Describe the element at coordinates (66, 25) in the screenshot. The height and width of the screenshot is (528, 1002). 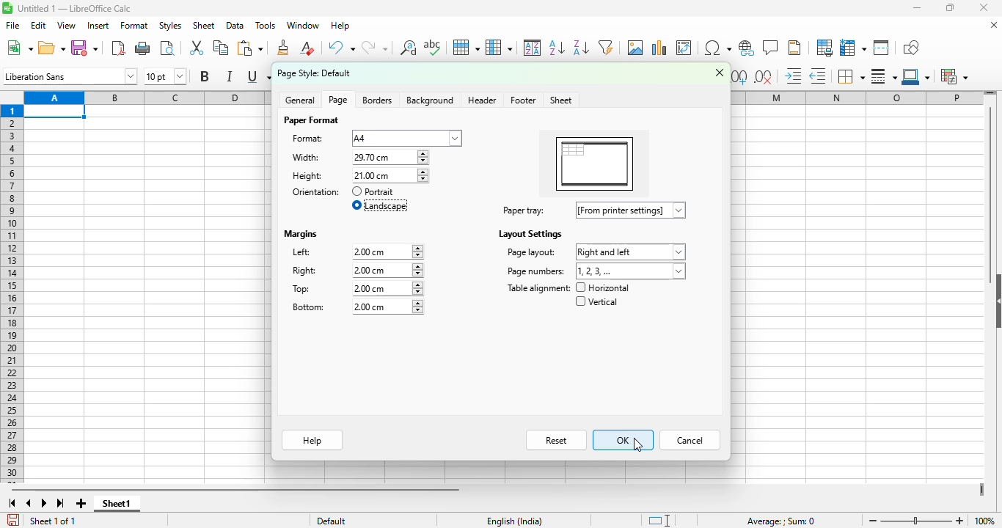
I see `view` at that location.